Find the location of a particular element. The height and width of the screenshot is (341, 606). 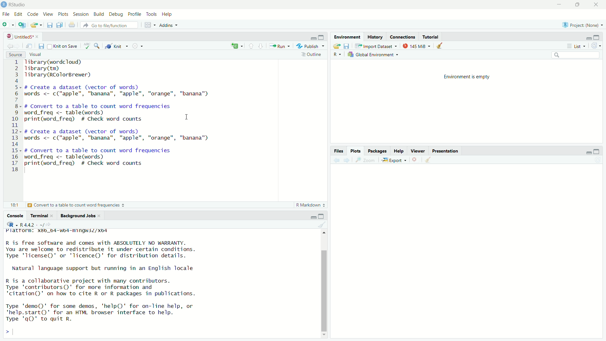

Minimize is located at coordinates (587, 153).